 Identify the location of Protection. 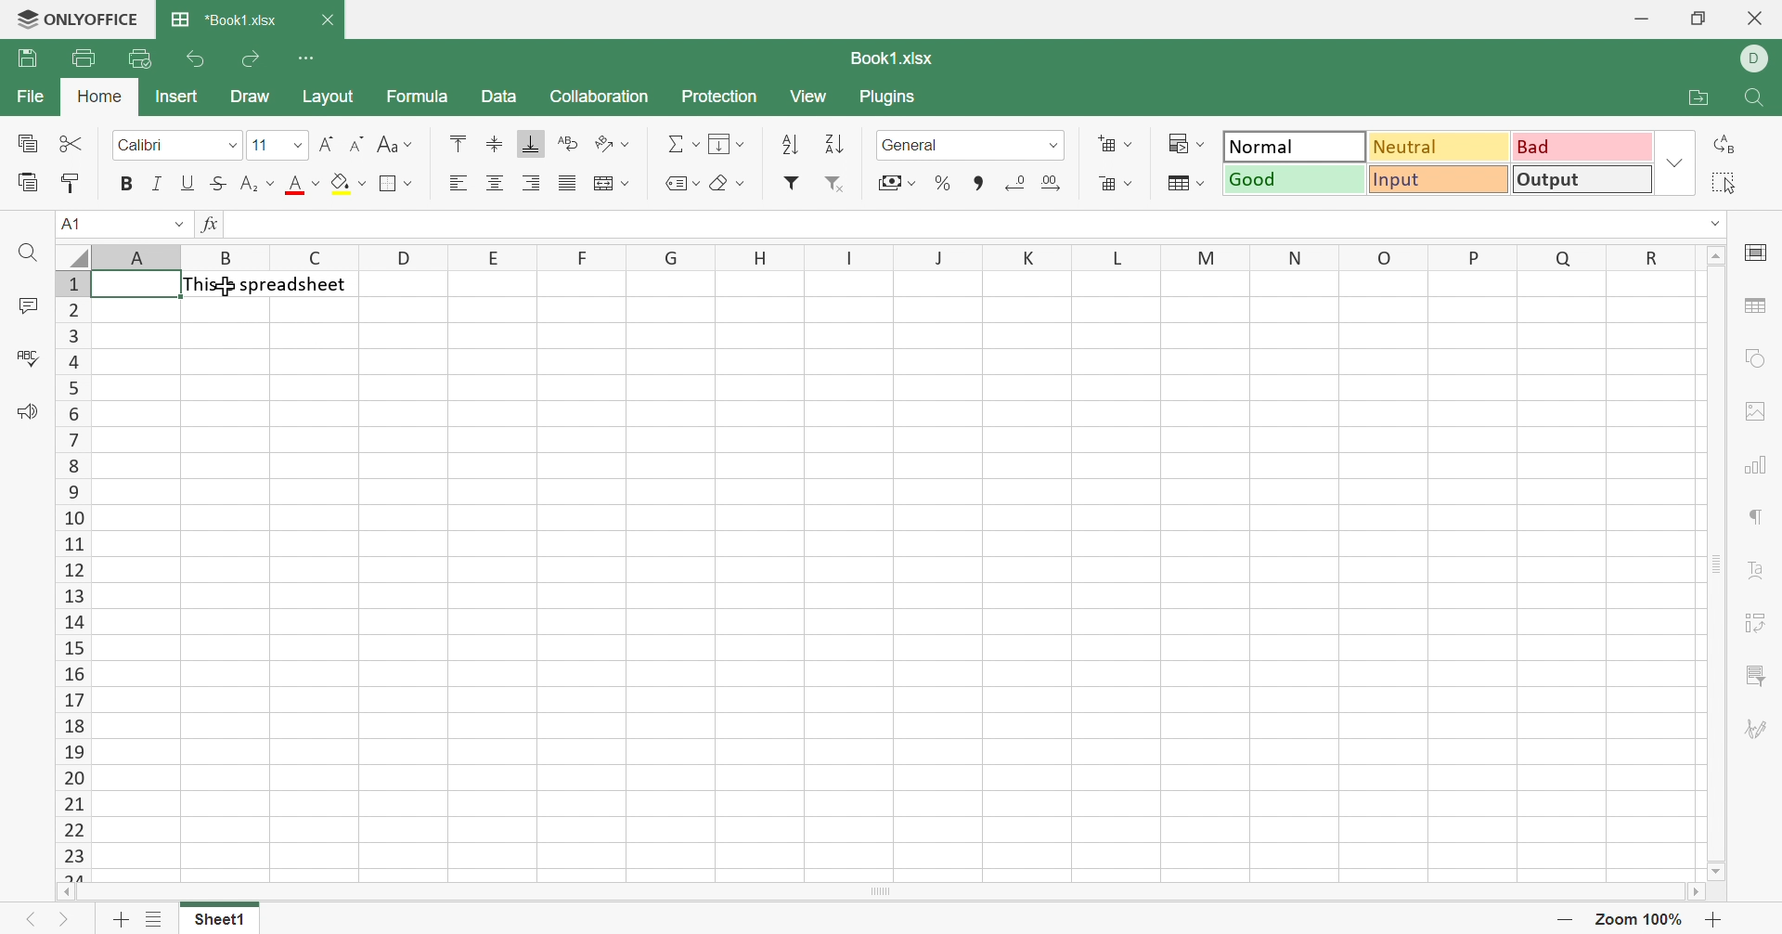
(717, 96).